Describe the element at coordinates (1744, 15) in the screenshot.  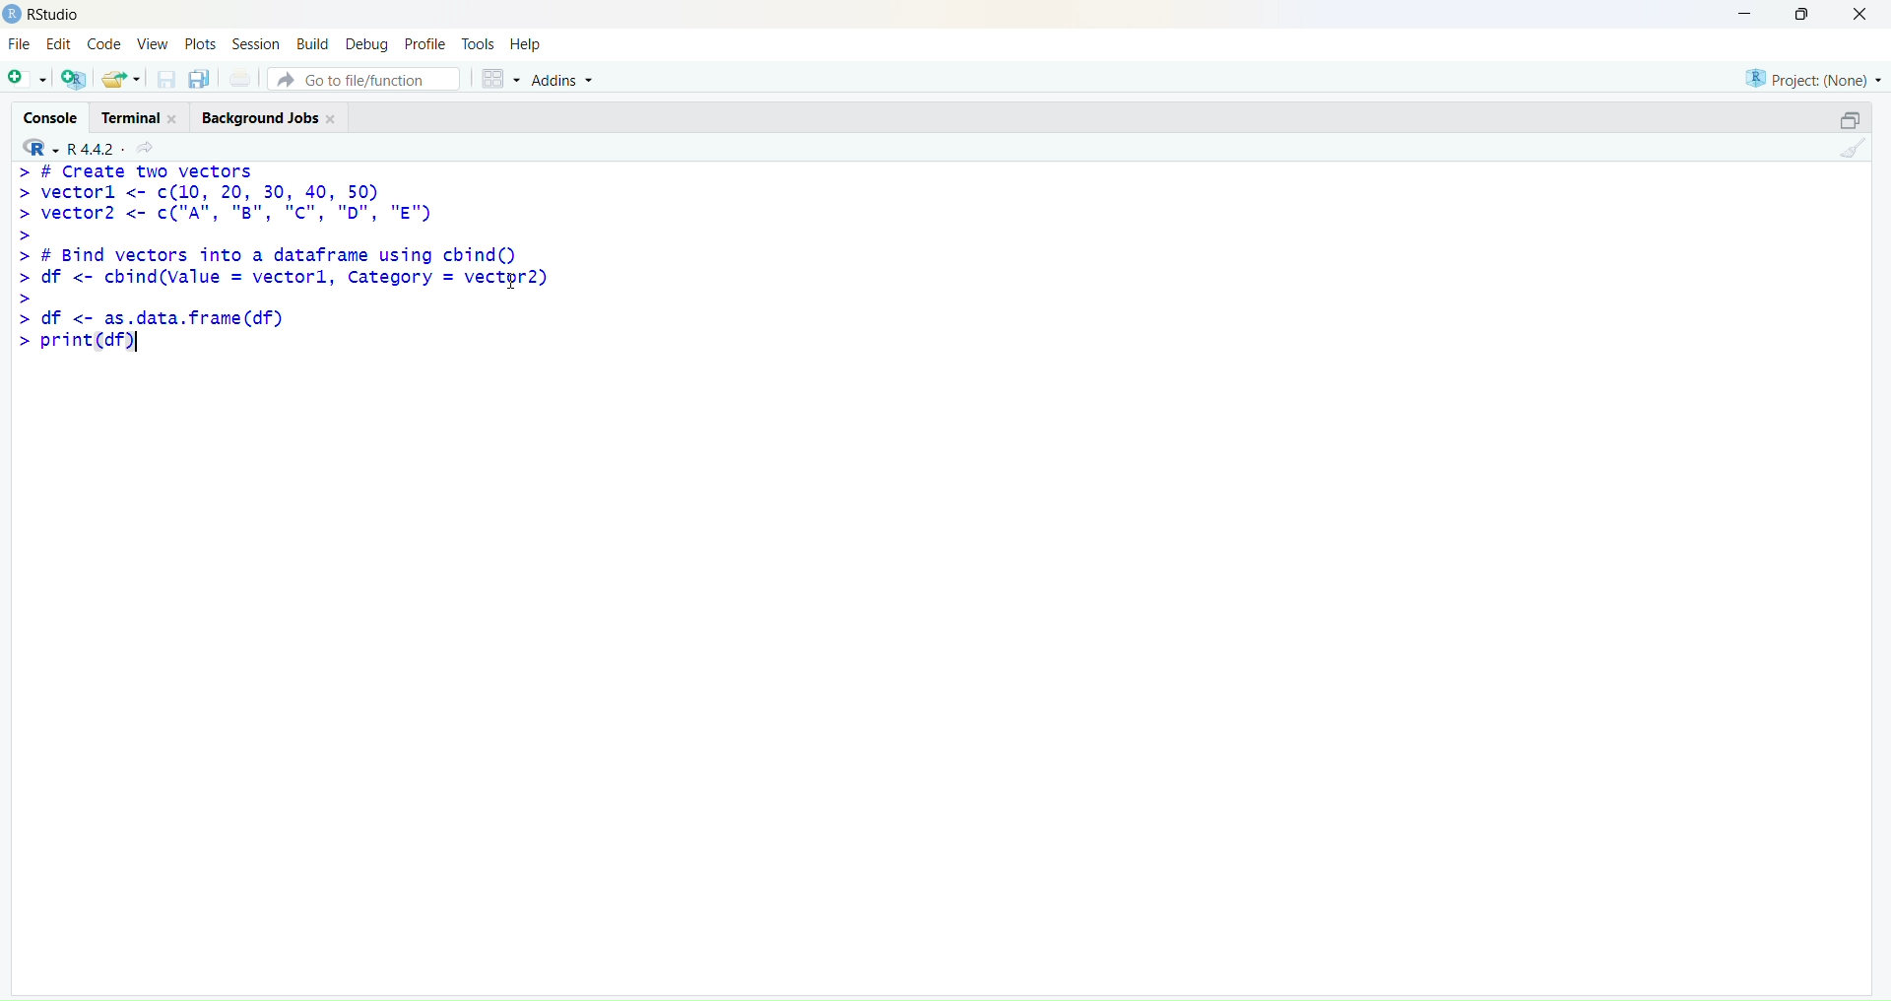
I see `Minimize` at that location.